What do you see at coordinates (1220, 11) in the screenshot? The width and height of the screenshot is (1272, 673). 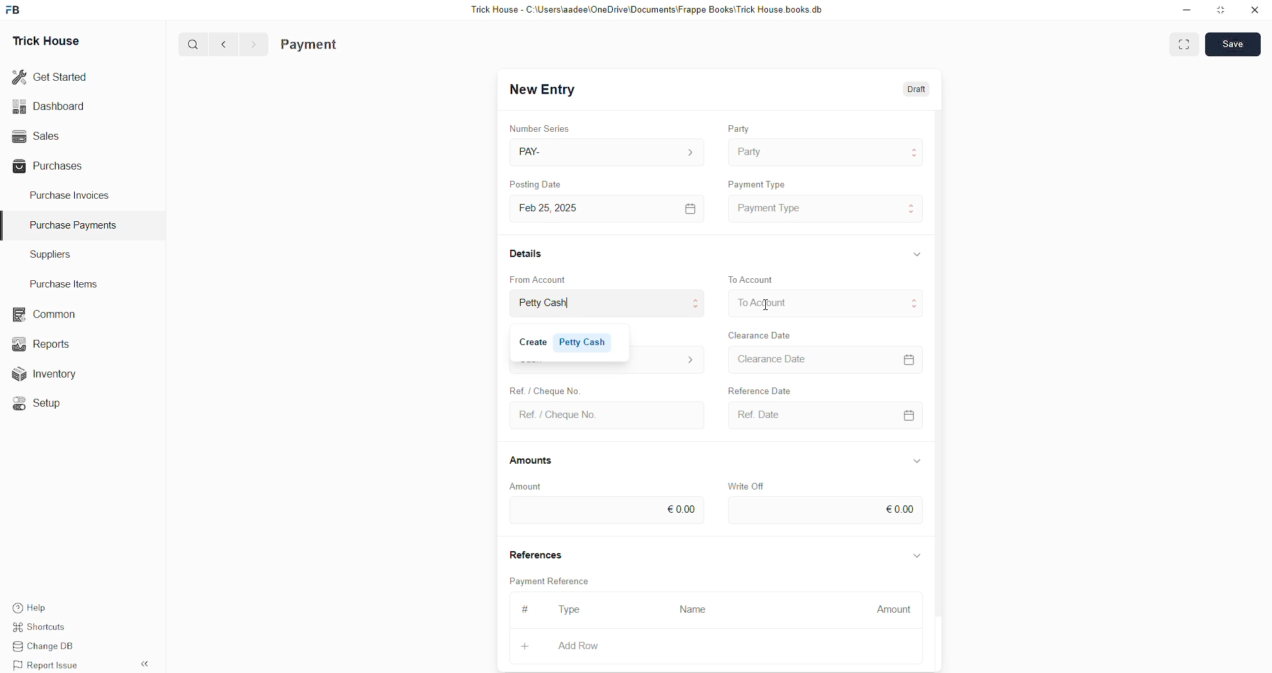 I see `minimise window` at bounding box center [1220, 11].